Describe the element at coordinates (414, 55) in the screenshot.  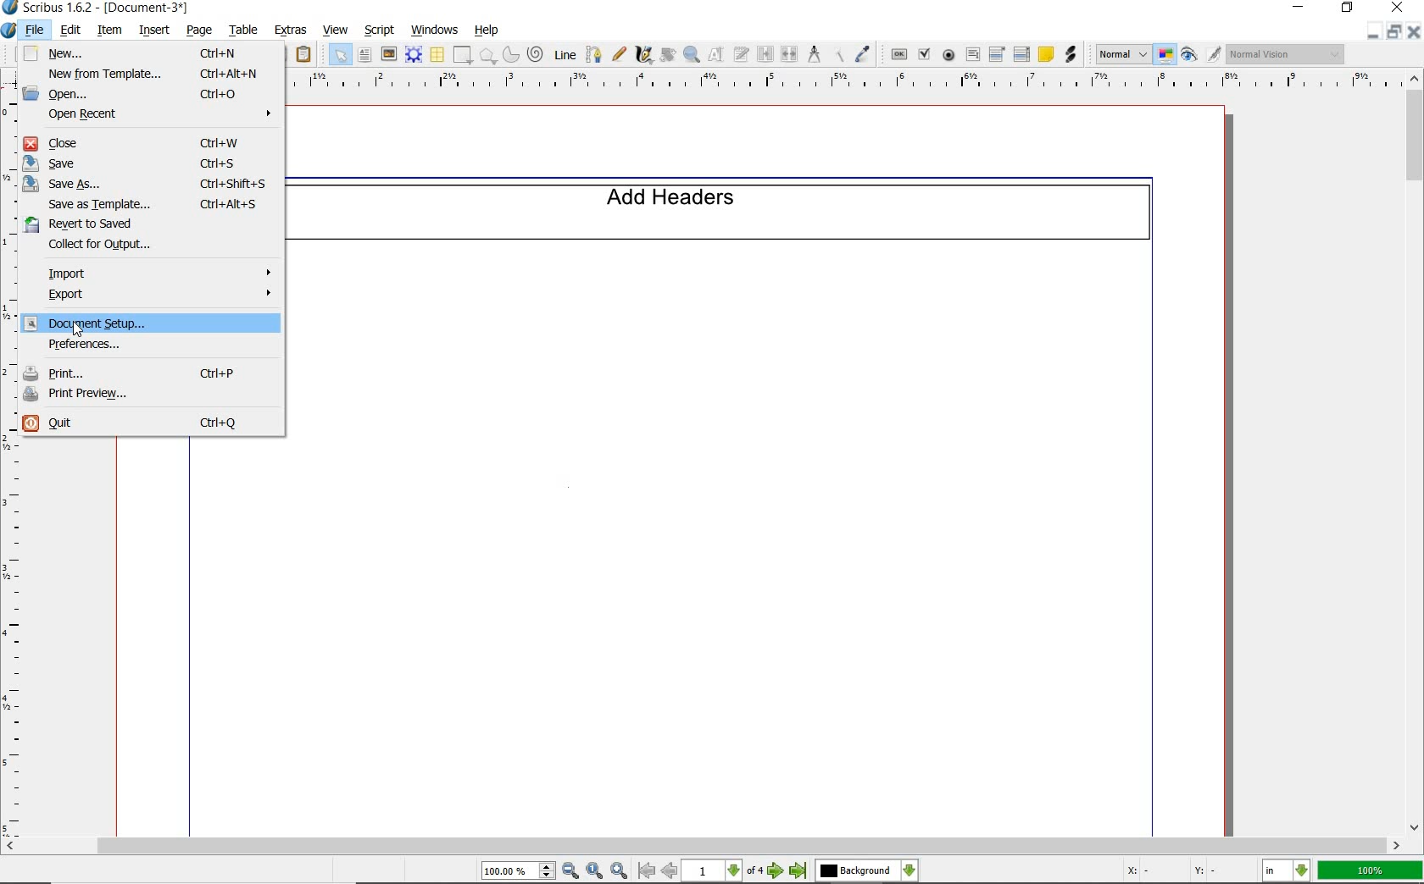
I see `render frame` at that location.